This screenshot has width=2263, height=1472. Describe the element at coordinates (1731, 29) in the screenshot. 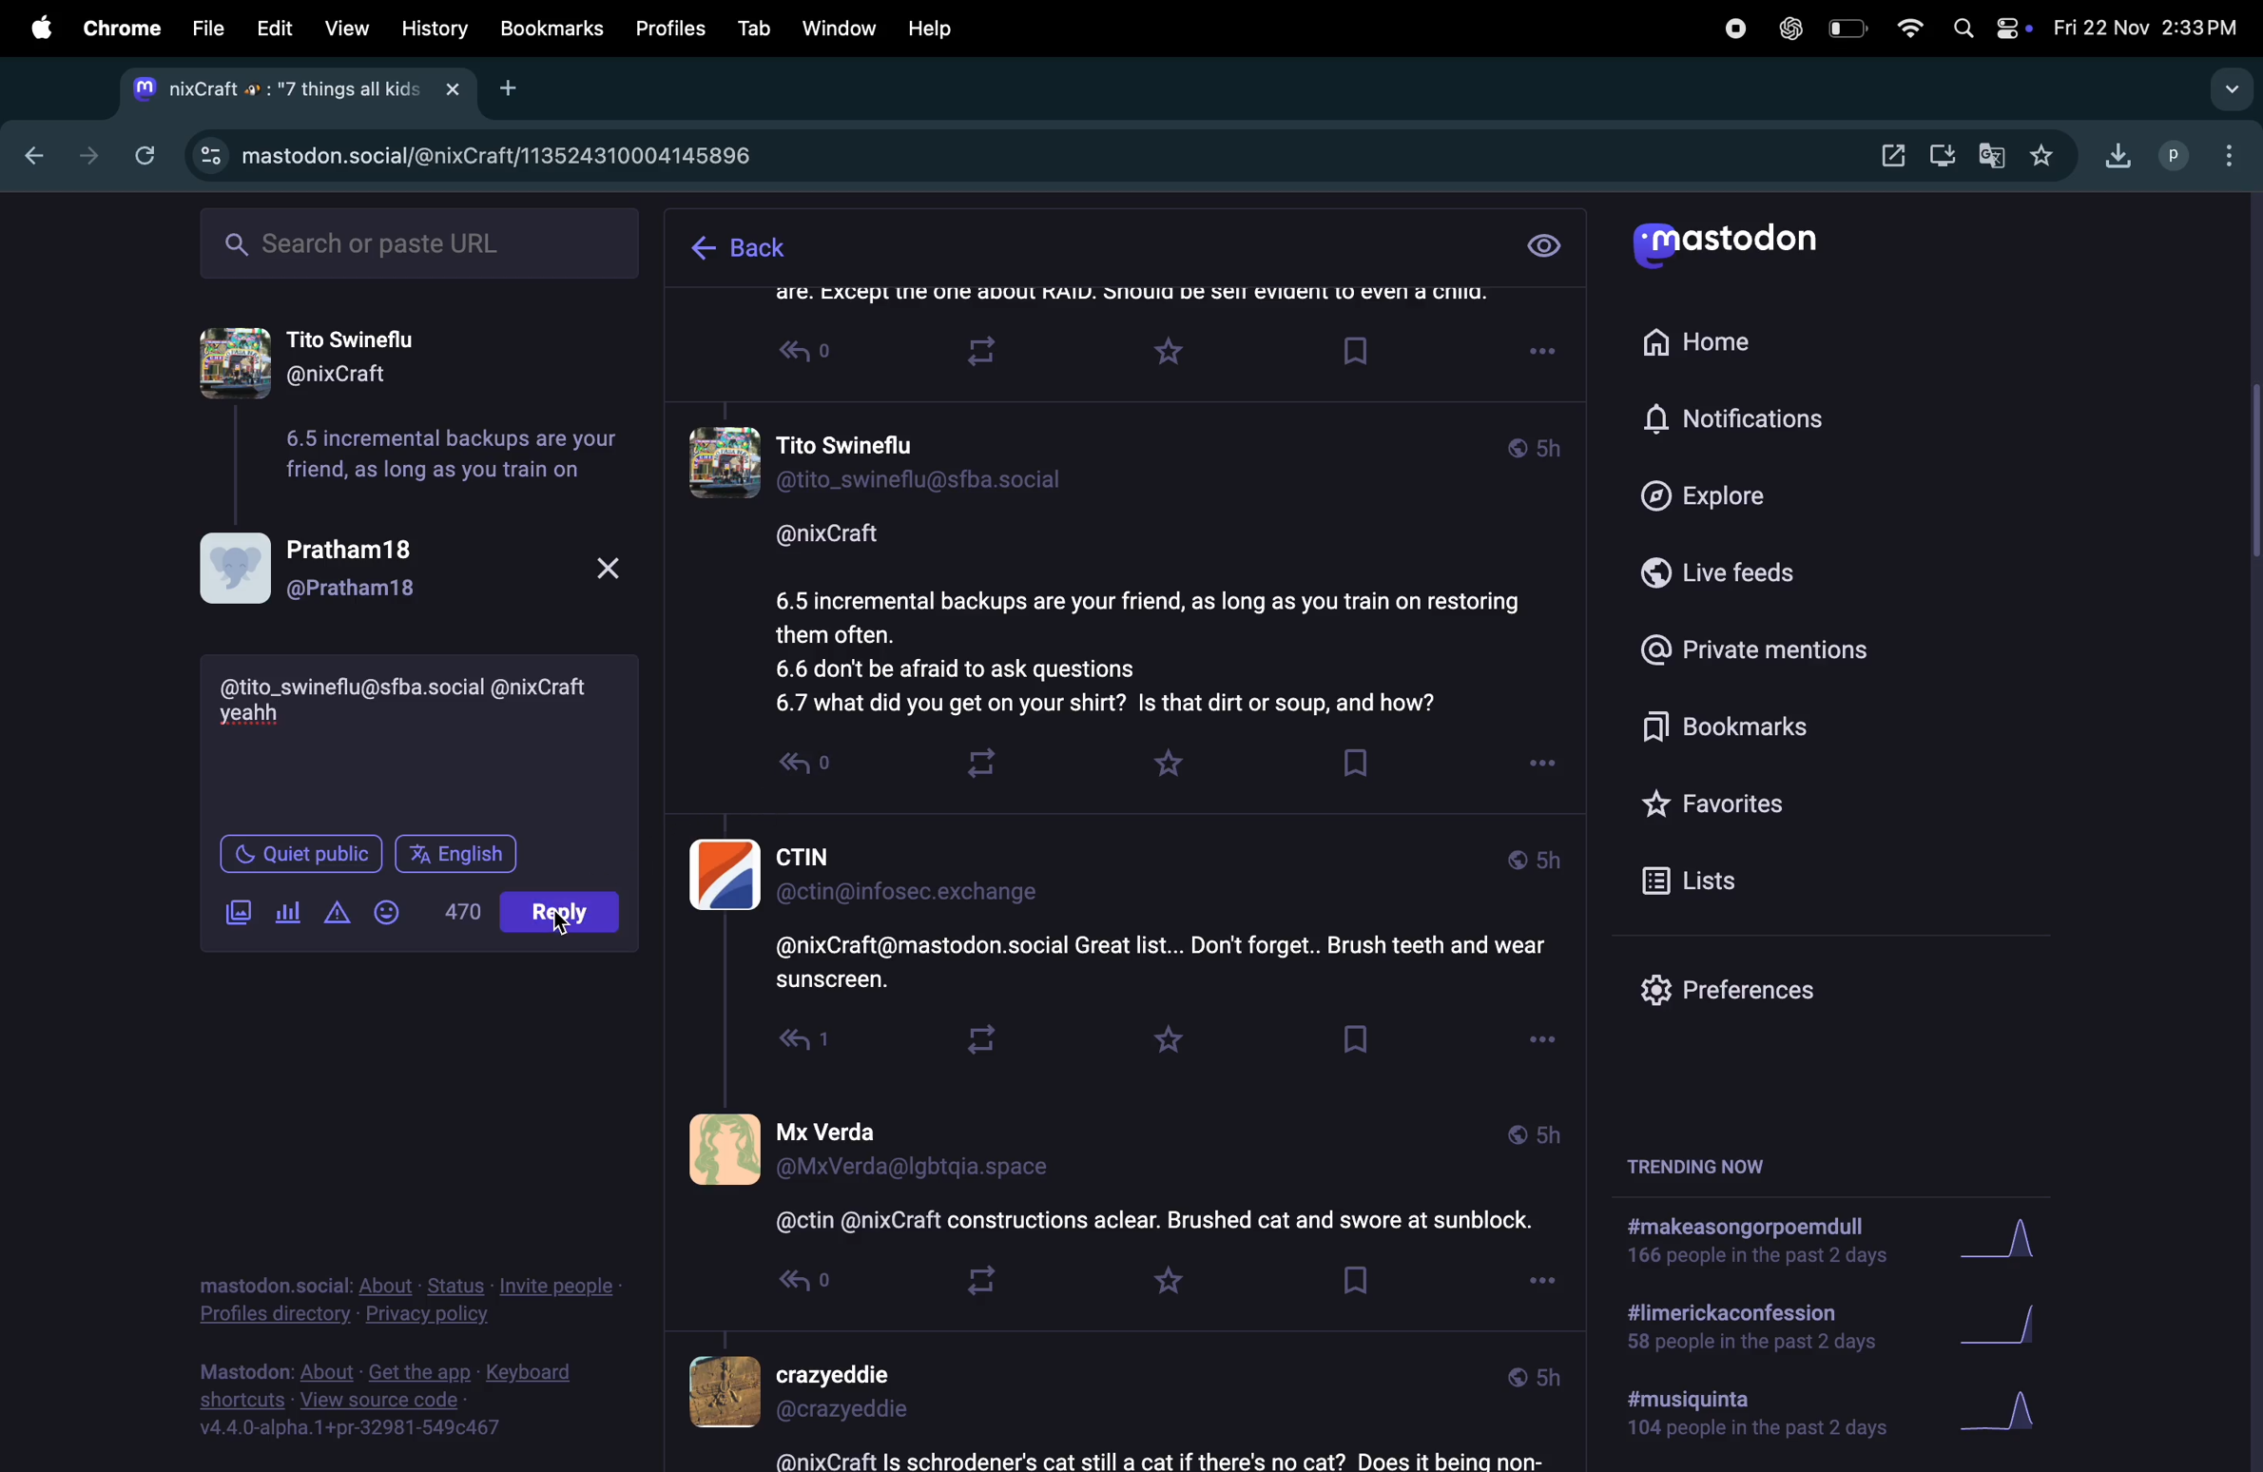

I see `record` at that location.